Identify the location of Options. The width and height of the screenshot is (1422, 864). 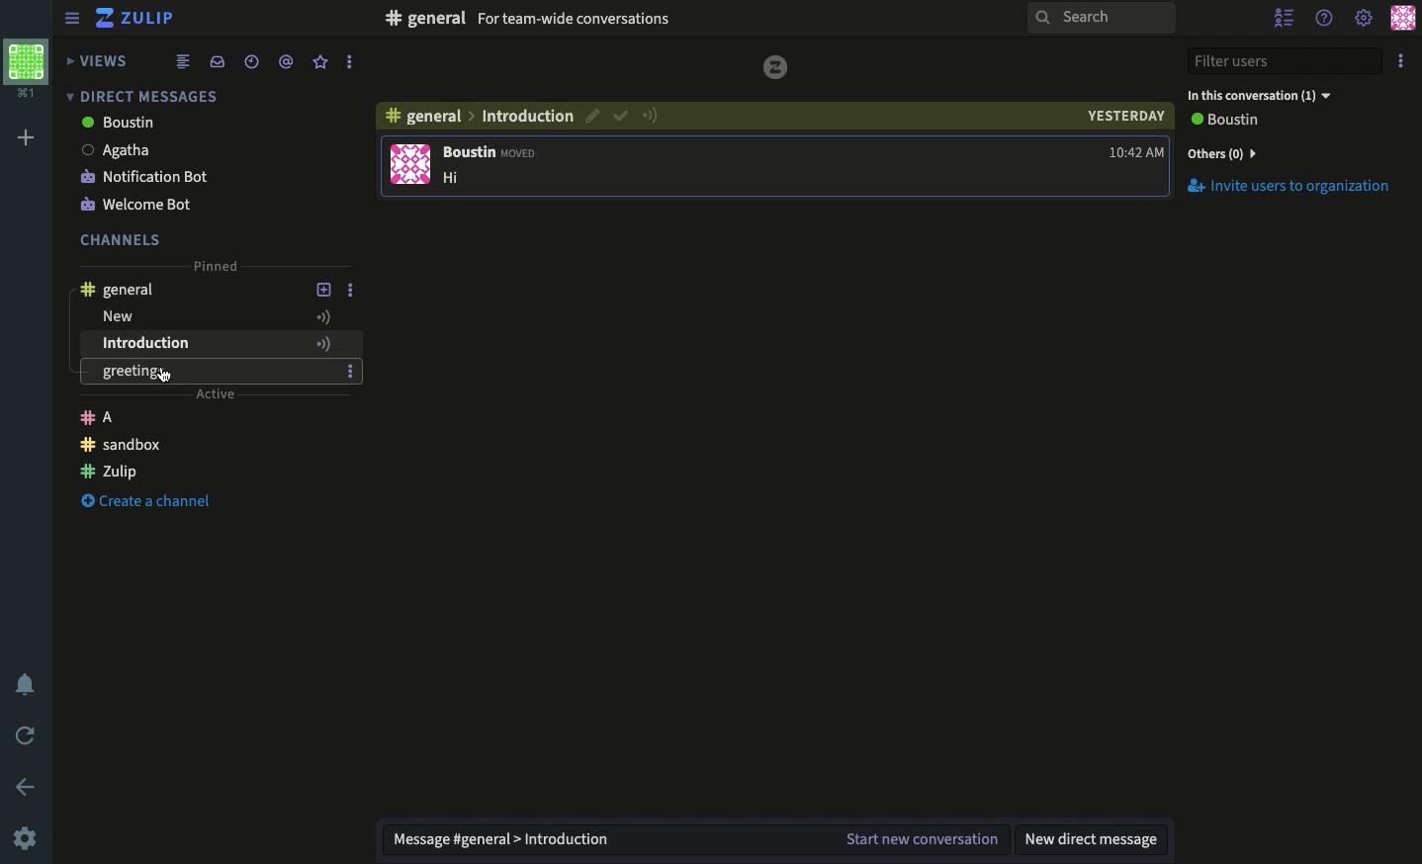
(350, 345).